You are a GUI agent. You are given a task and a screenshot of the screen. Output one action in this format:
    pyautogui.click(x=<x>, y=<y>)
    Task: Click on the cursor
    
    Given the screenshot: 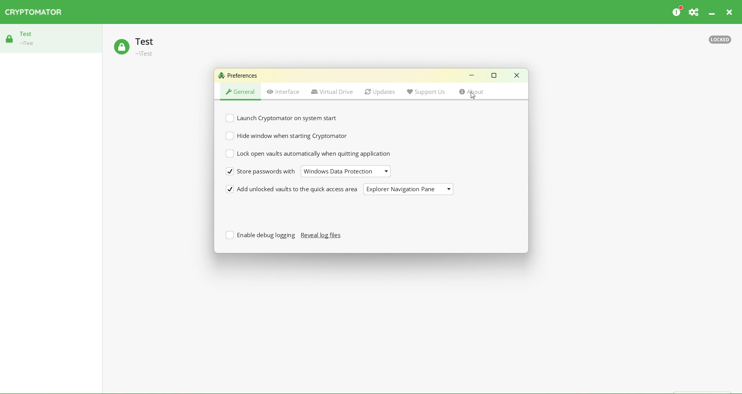 What is the action you would take?
    pyautogui.click(x=473, y=97)
    